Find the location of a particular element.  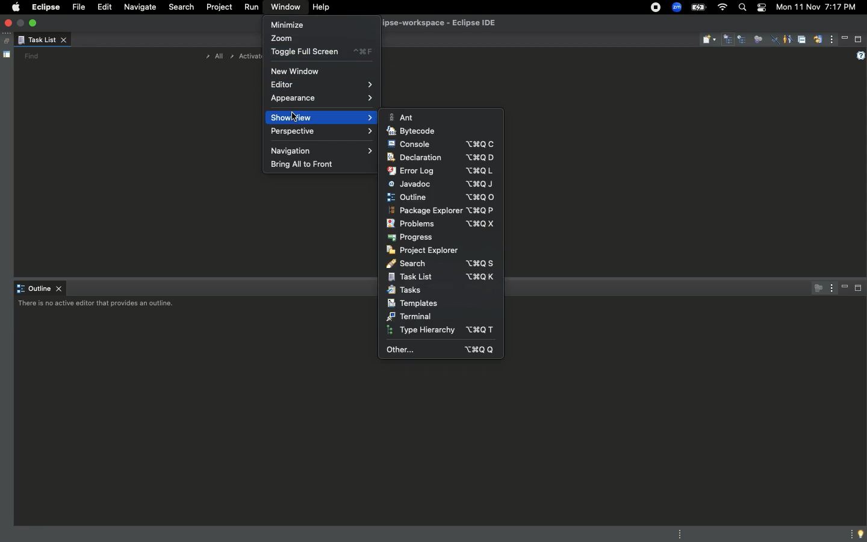

Declaration is located at coordinates (439, 157).